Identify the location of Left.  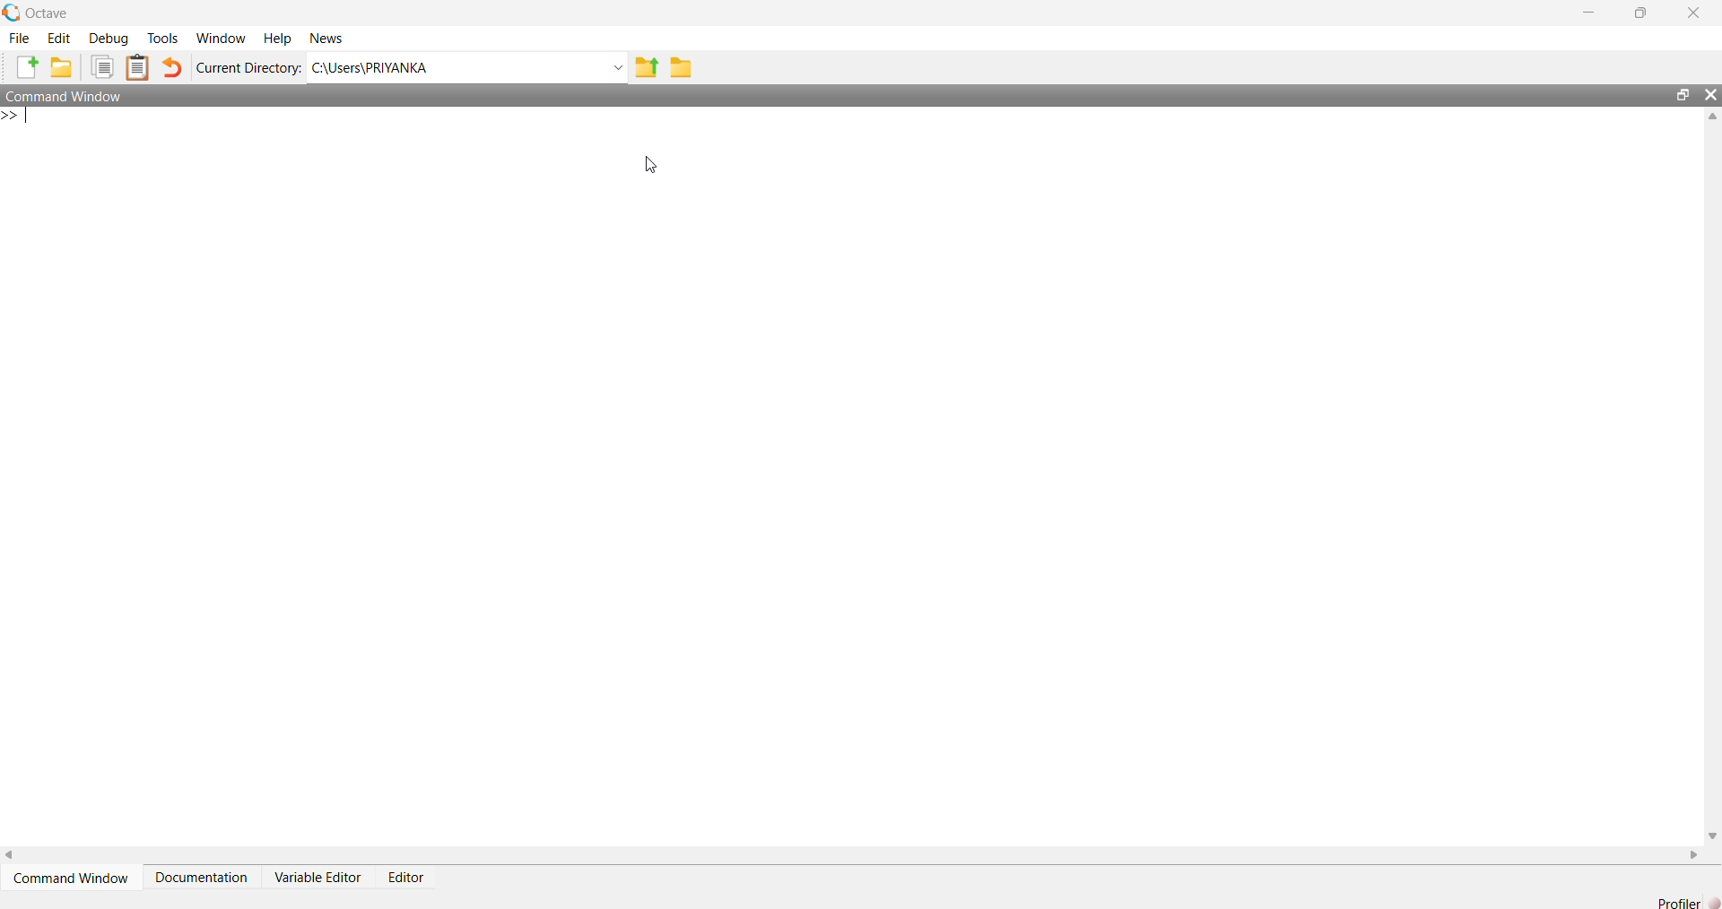
(11, 857).